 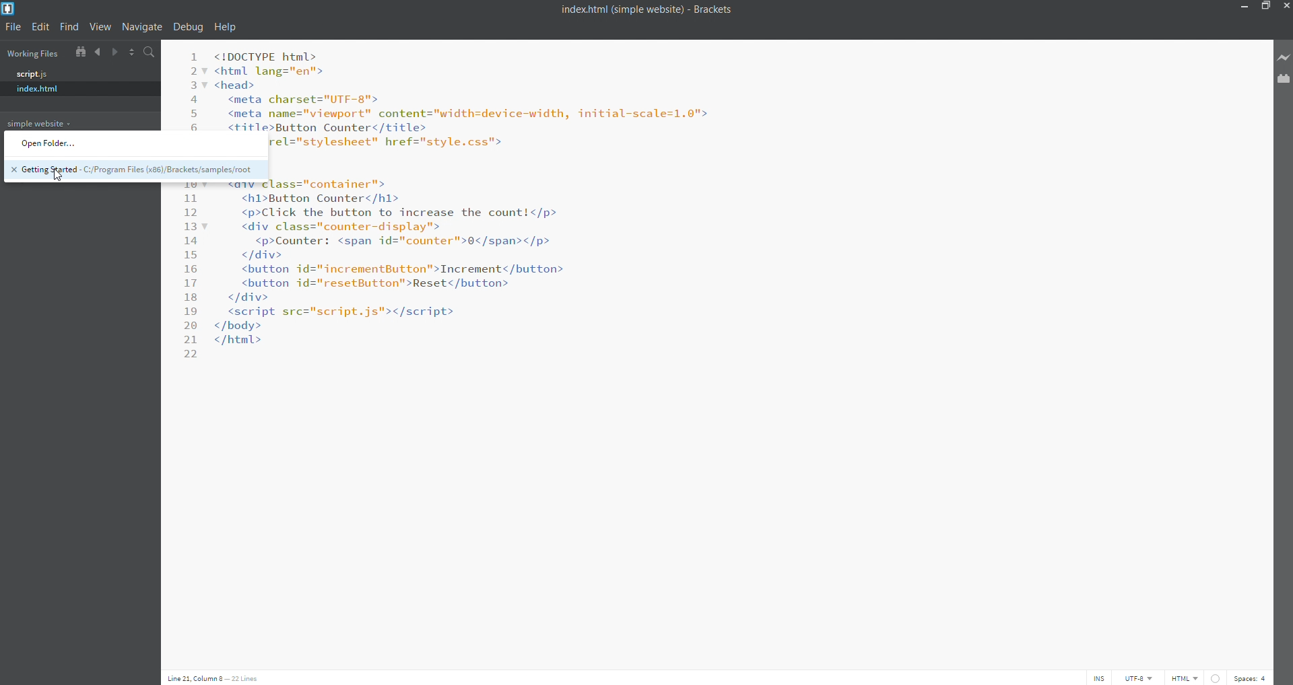 I want to click on navigate backward, so click(x=96, y=53).